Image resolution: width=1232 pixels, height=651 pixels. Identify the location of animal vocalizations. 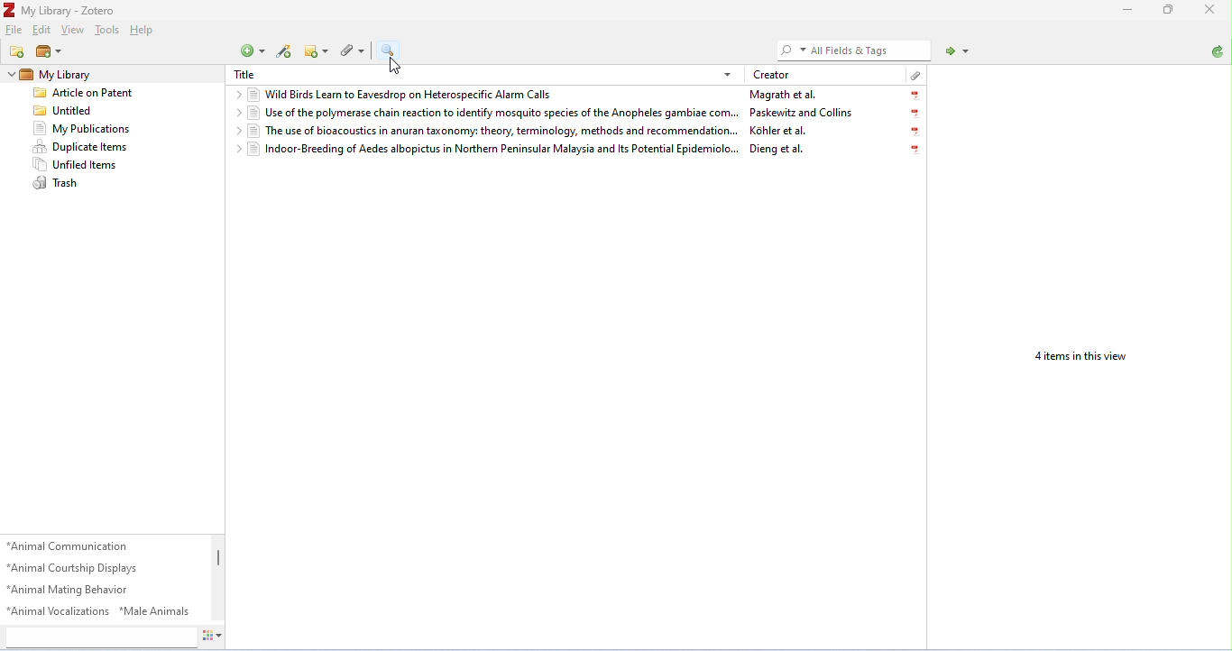
(59, 610).